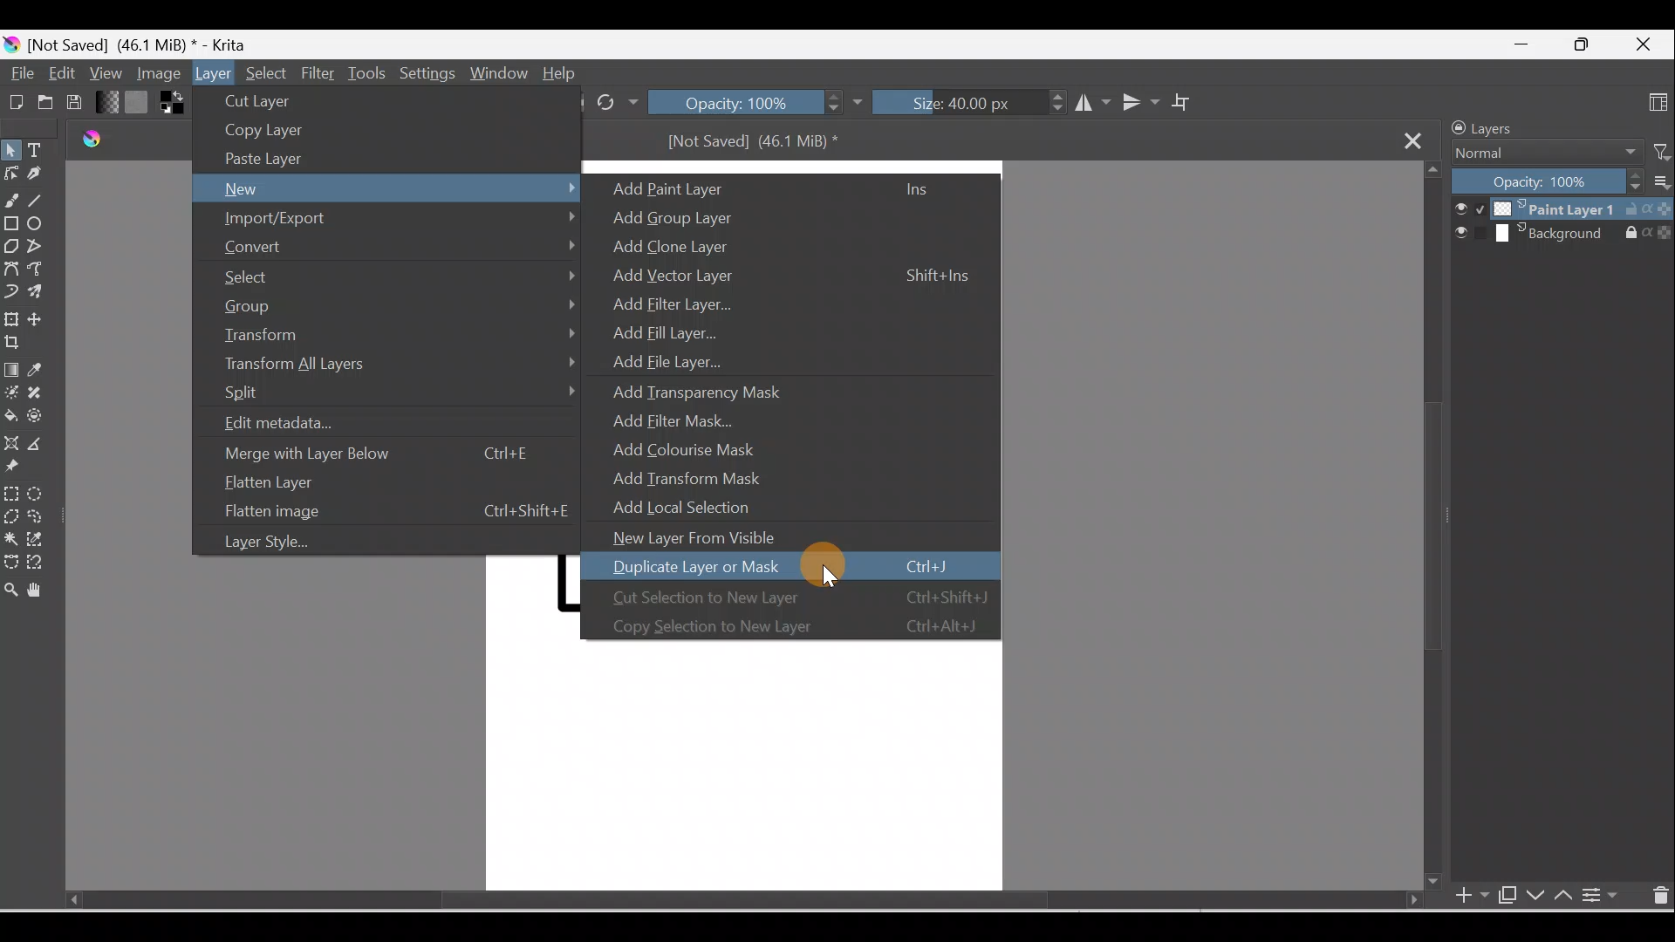 Image resolution: width=1675 pixels, height=942 pixels. Describe the element at coordinates (41, 295) in the screenshot. I see `Multibrush tool` at that location.